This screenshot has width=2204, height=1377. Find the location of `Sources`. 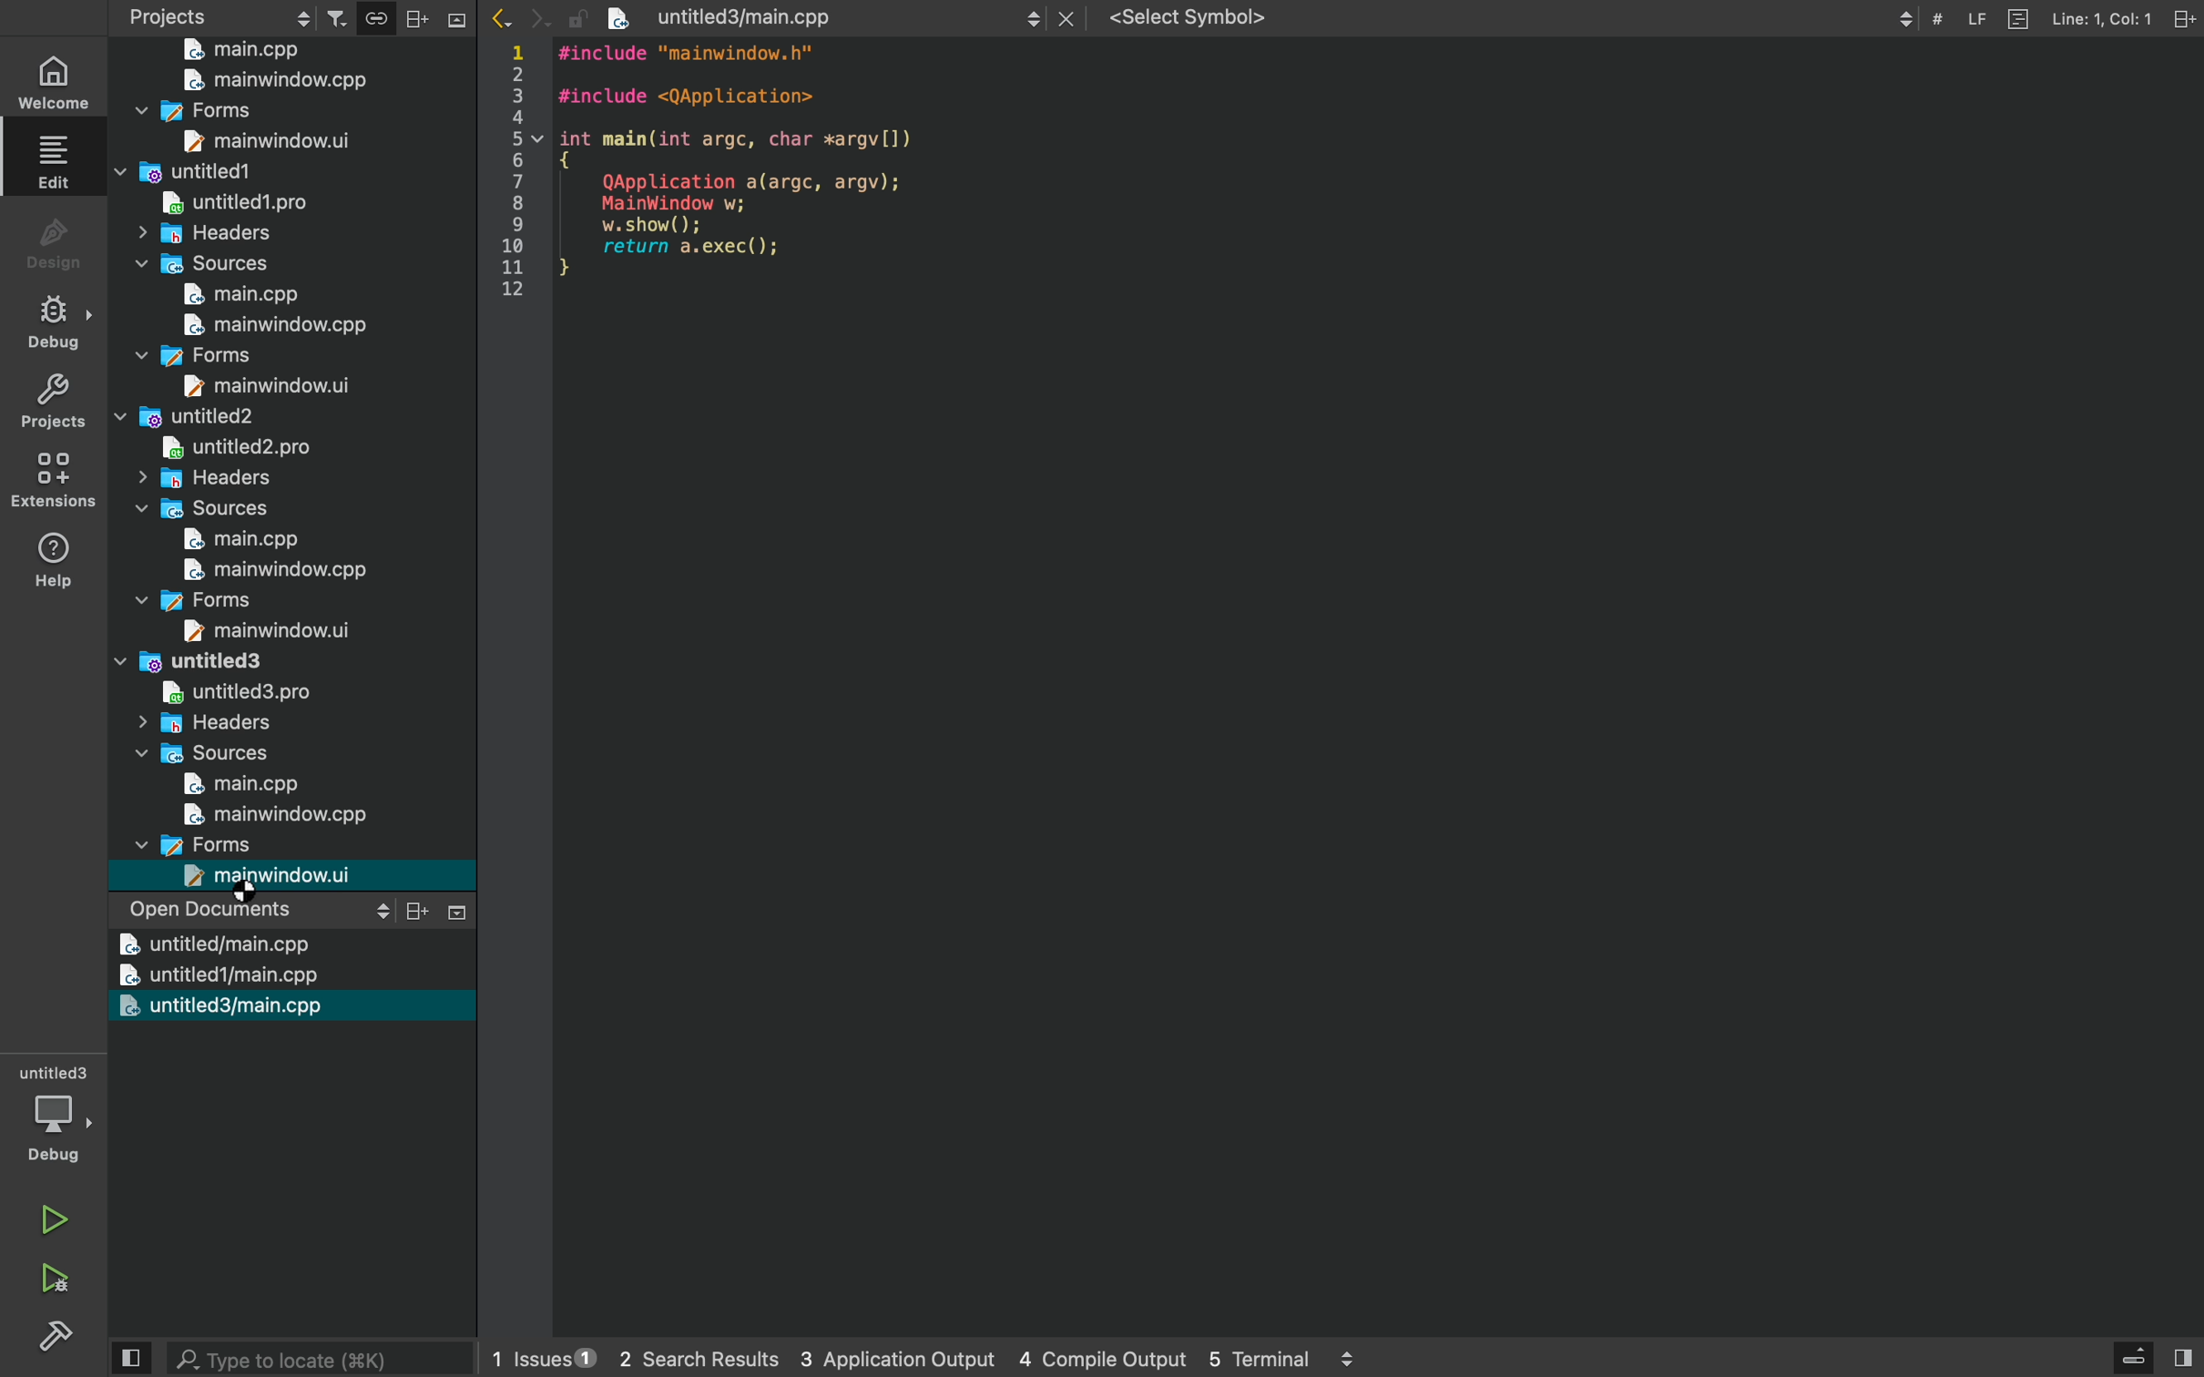

Sources is located at coordinates (254, 295).